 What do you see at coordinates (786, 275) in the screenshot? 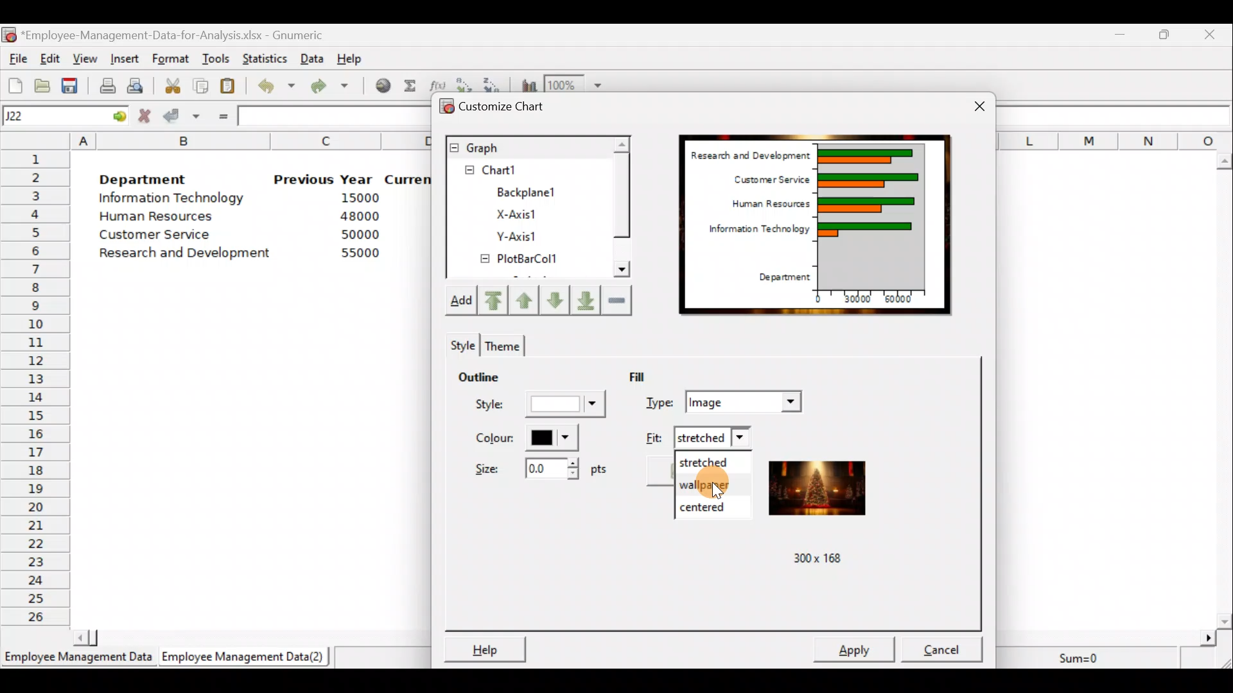
I see `Department` at bounding box center [786, 275].